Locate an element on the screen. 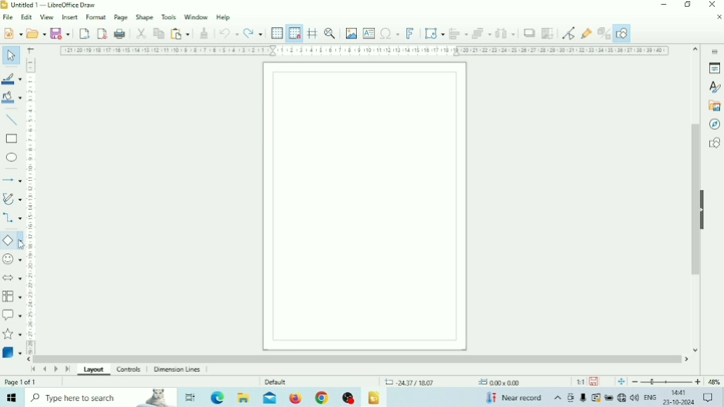  Mail is located at coordinates (270, 398).